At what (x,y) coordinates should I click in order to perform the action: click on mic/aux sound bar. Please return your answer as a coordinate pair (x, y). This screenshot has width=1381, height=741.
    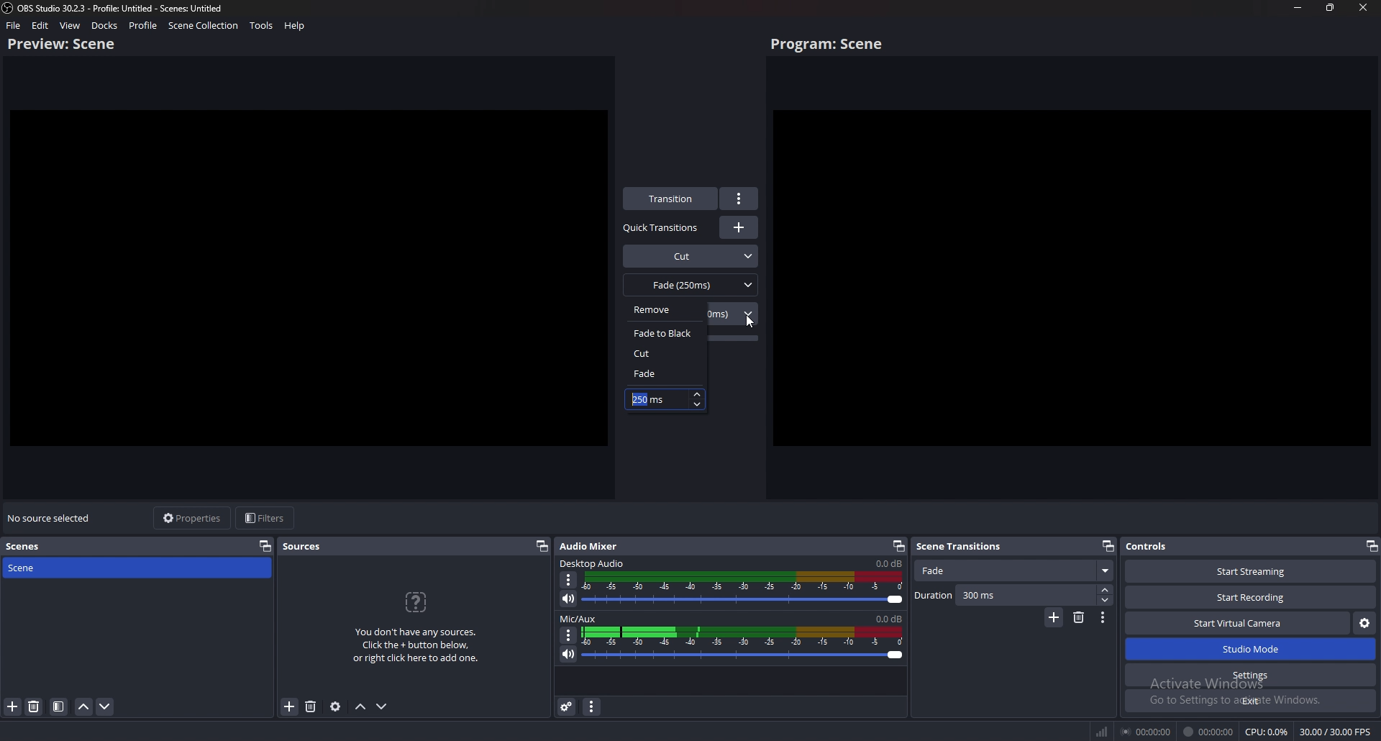
    Looking at the image, I should click on (744, 645).